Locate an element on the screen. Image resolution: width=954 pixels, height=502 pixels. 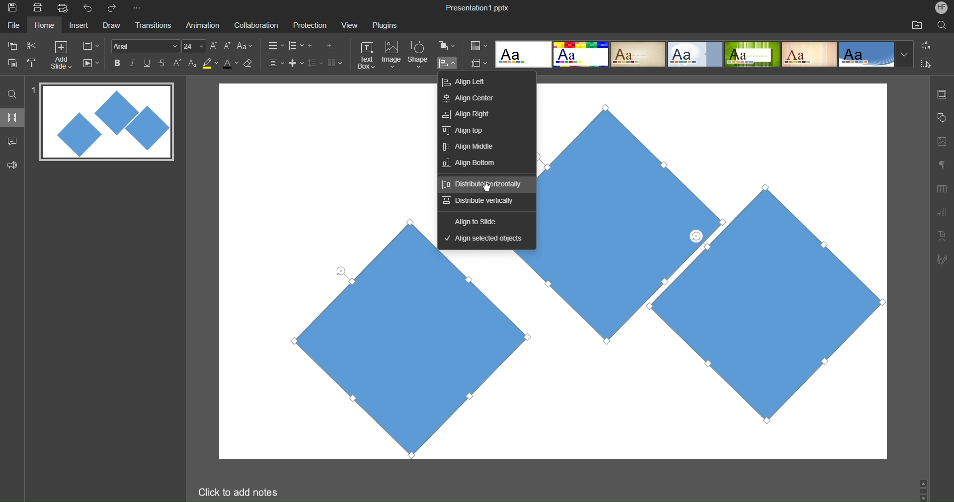
align left is located at coordinates (484, 82).